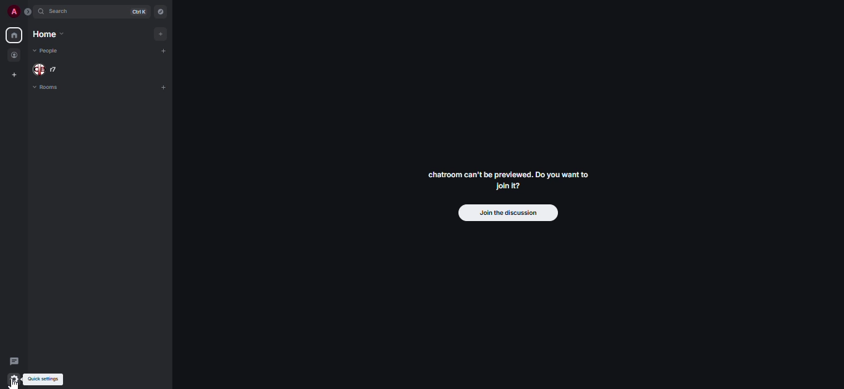 Image resolution: width=844 pixels, height=389 pixels. What do you see at coordinates (15, 56) in the screenshot?
I see `people` at bounding box center [15, 56].